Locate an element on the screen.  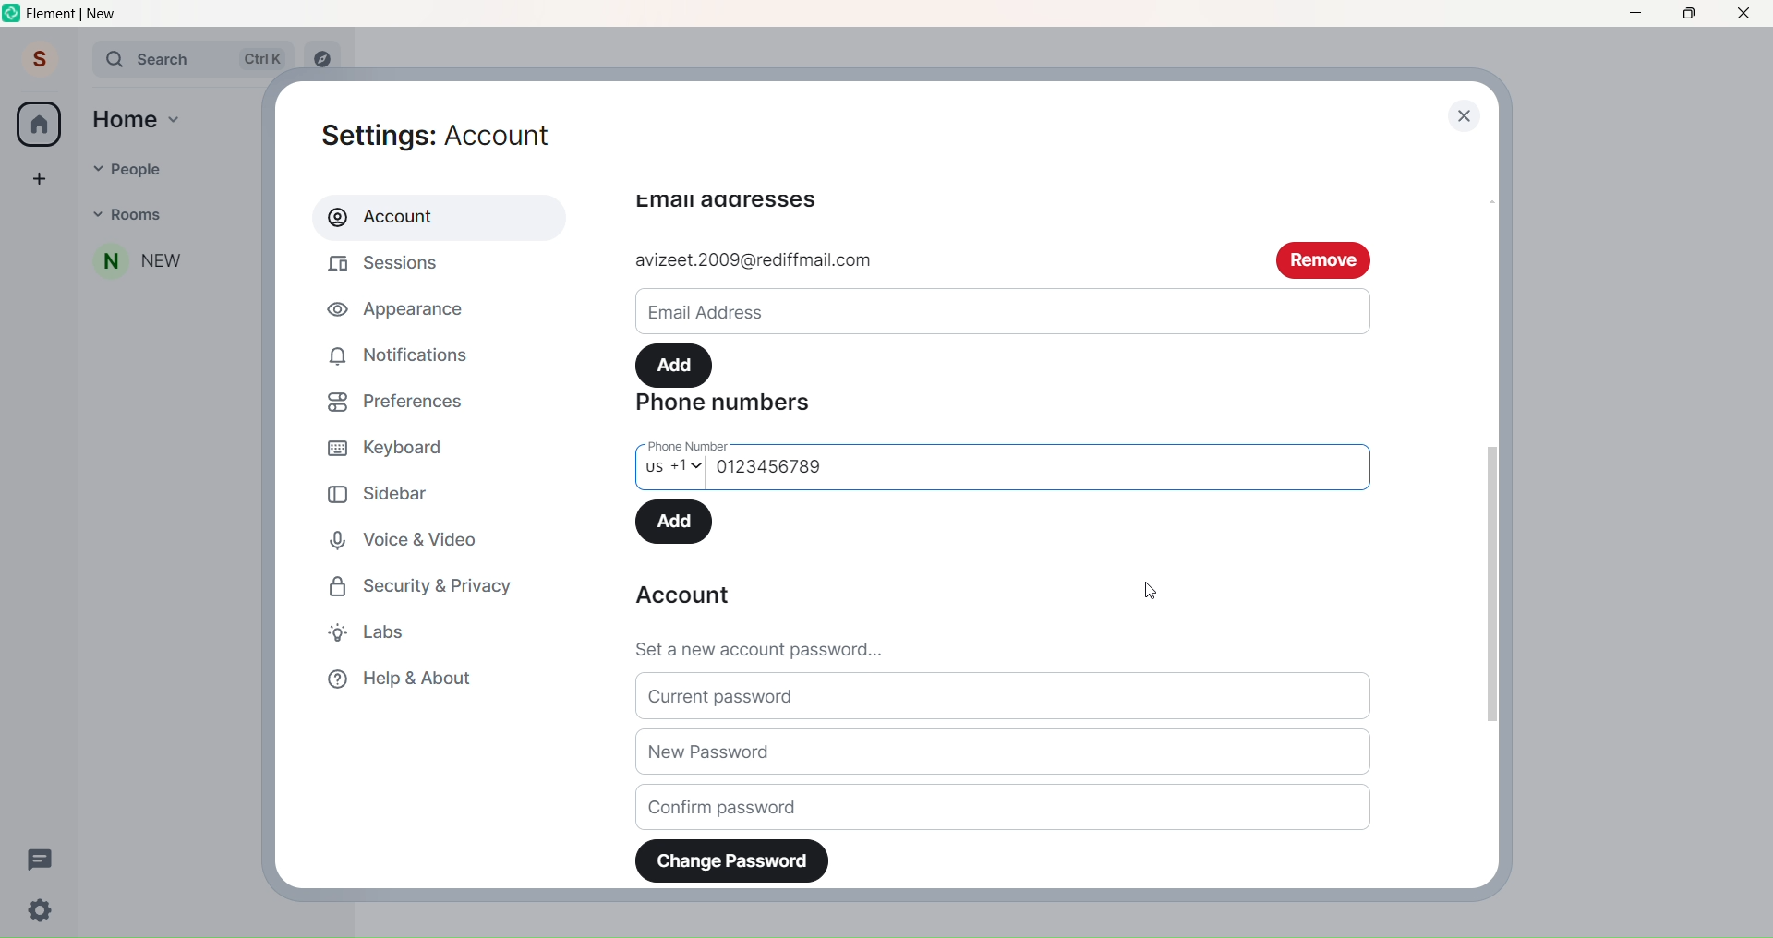
Preferences is located at coordinates (404, 400).